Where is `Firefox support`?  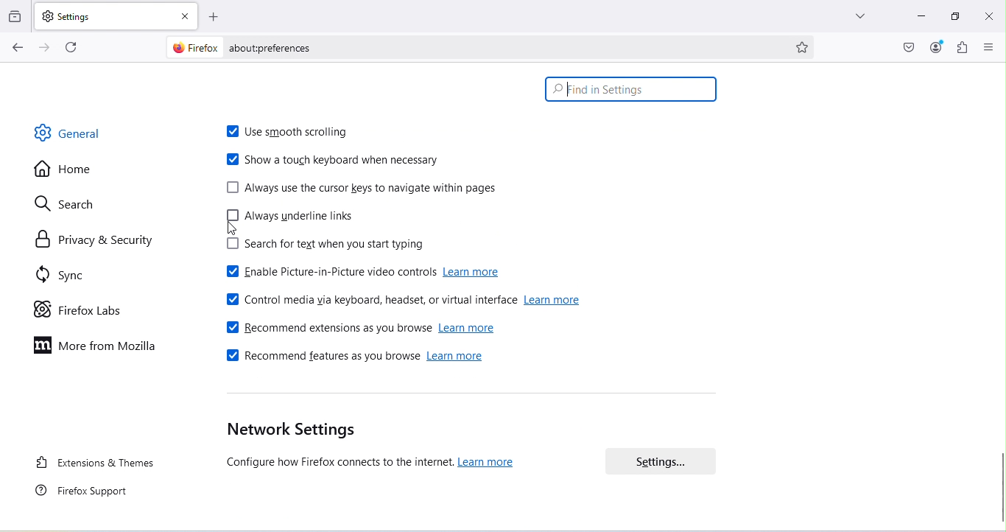
Firefox support is located at coordinates (88, 495).